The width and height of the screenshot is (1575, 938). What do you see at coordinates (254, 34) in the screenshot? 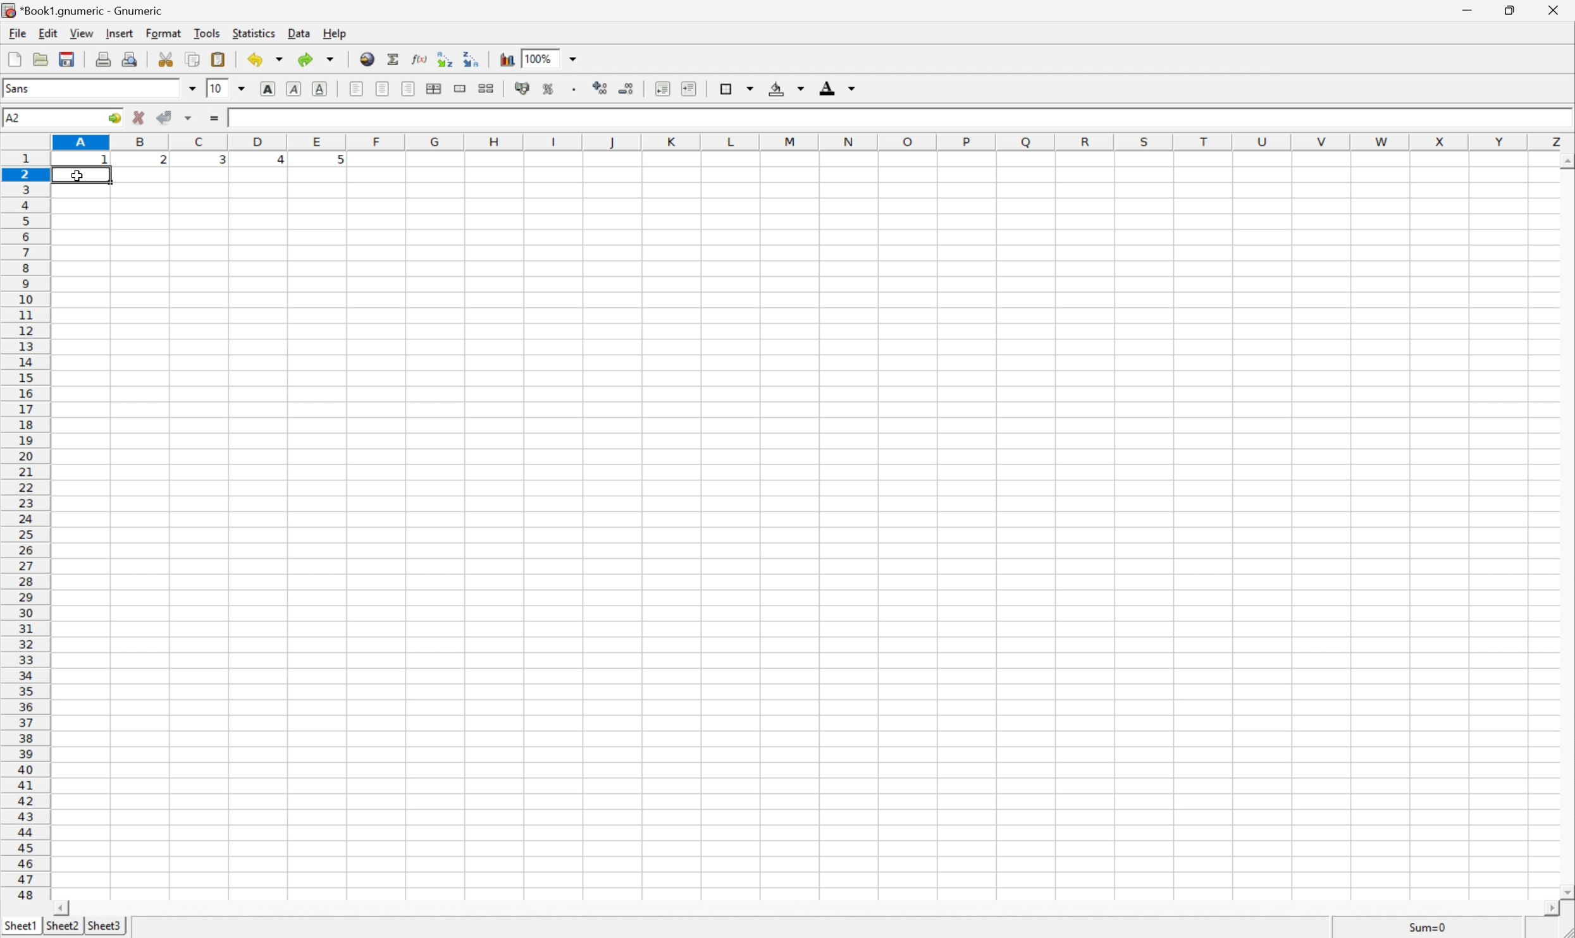
I see `statistics` at bounding box center [254, 34].